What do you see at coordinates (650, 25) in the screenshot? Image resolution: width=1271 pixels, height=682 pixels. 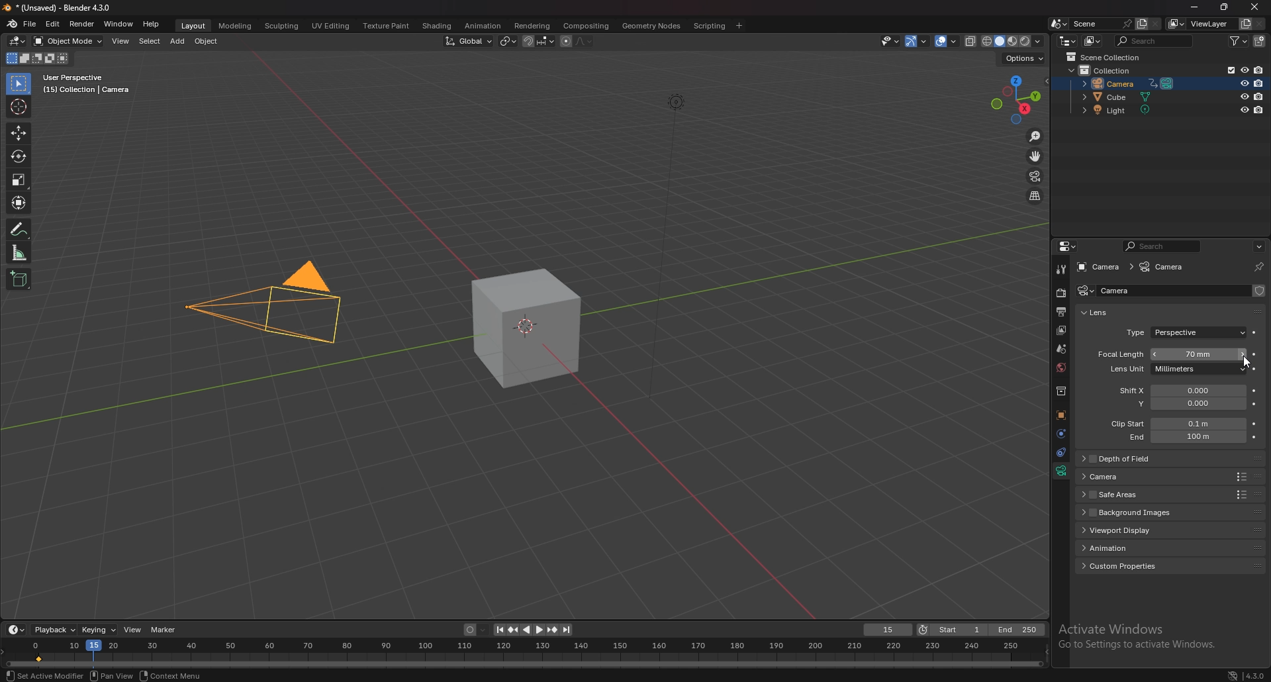 I see `geometry nodes` at bounding box center [650, 25].